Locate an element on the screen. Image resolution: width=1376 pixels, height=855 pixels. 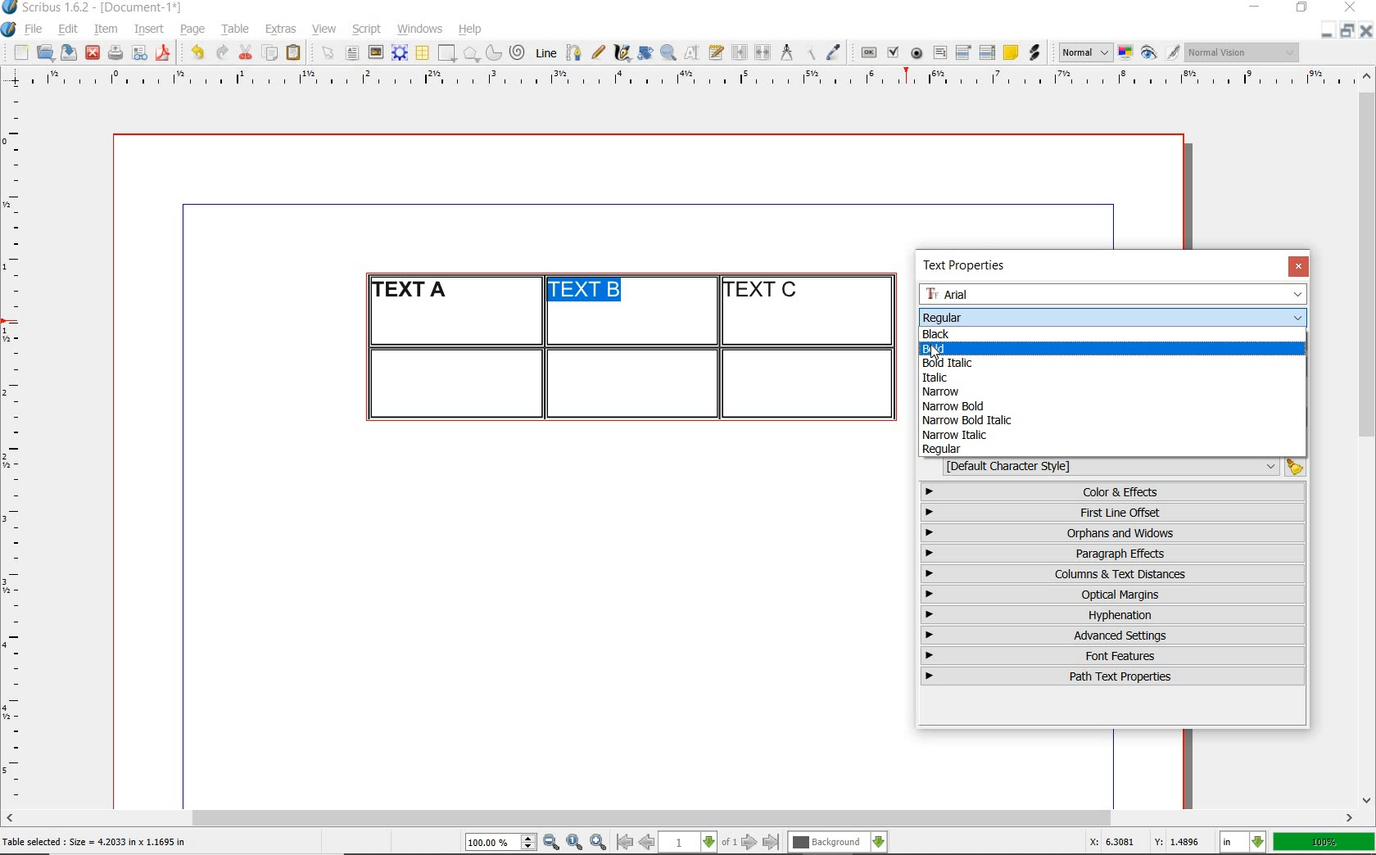
unlink text frames is located at coordinates (763, 53).